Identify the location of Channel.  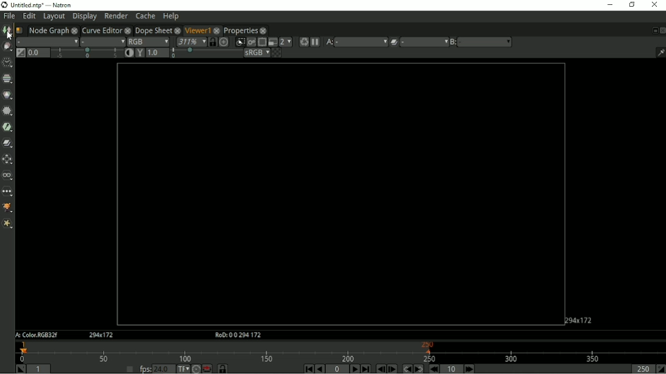
(7, 79).